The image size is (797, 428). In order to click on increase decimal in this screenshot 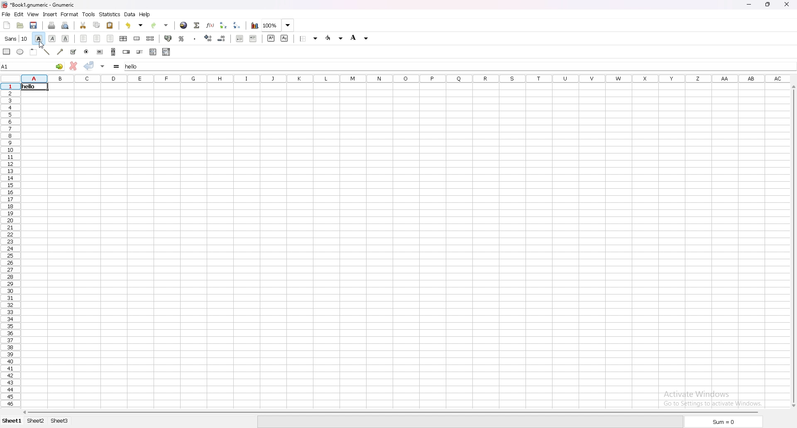, I will do `click(208, 38)`.